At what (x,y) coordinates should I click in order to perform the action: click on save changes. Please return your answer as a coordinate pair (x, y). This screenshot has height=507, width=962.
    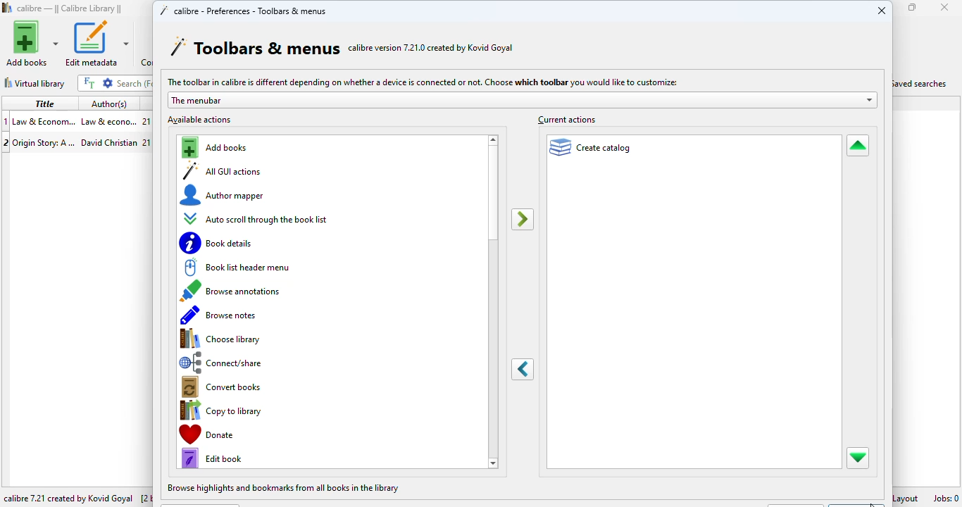
    Looking at the image, I should click on (857, 501).